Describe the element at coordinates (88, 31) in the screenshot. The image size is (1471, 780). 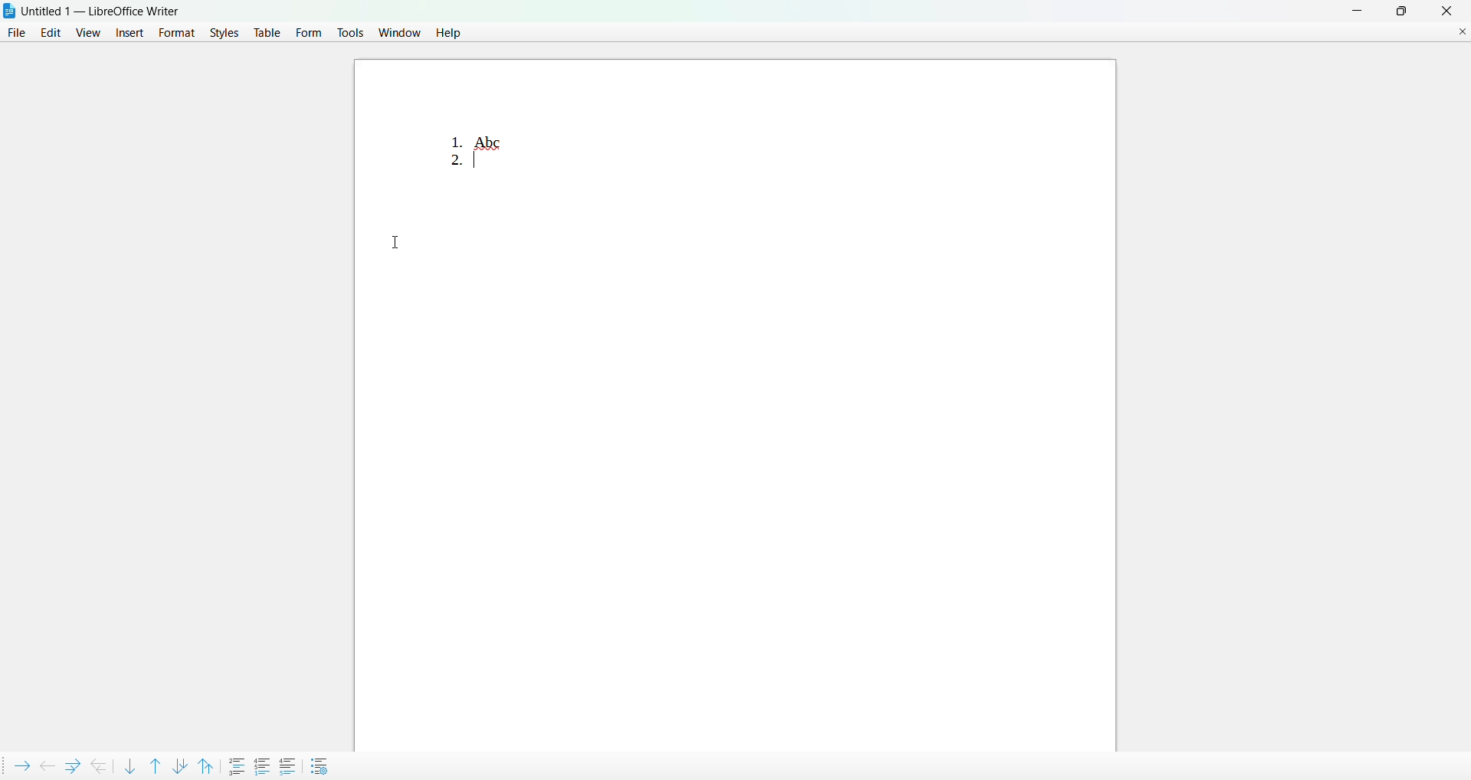
I see `view` at that location.